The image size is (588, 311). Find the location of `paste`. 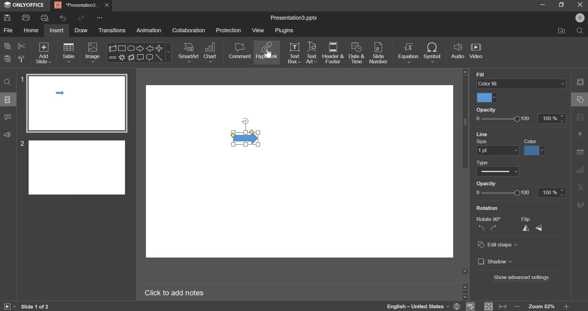

paste is located at coordinates (22, 58).